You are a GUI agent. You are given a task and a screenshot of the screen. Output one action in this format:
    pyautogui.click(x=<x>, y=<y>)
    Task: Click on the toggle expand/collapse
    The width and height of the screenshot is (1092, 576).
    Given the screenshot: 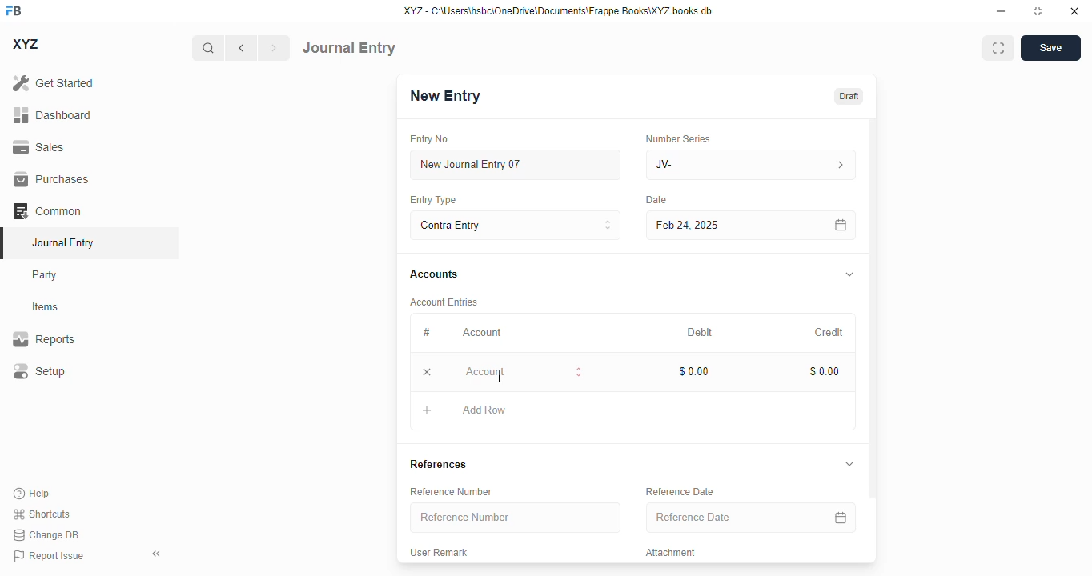 What is the action you would take?
    pyautogui.click(x=850, y=274)
    